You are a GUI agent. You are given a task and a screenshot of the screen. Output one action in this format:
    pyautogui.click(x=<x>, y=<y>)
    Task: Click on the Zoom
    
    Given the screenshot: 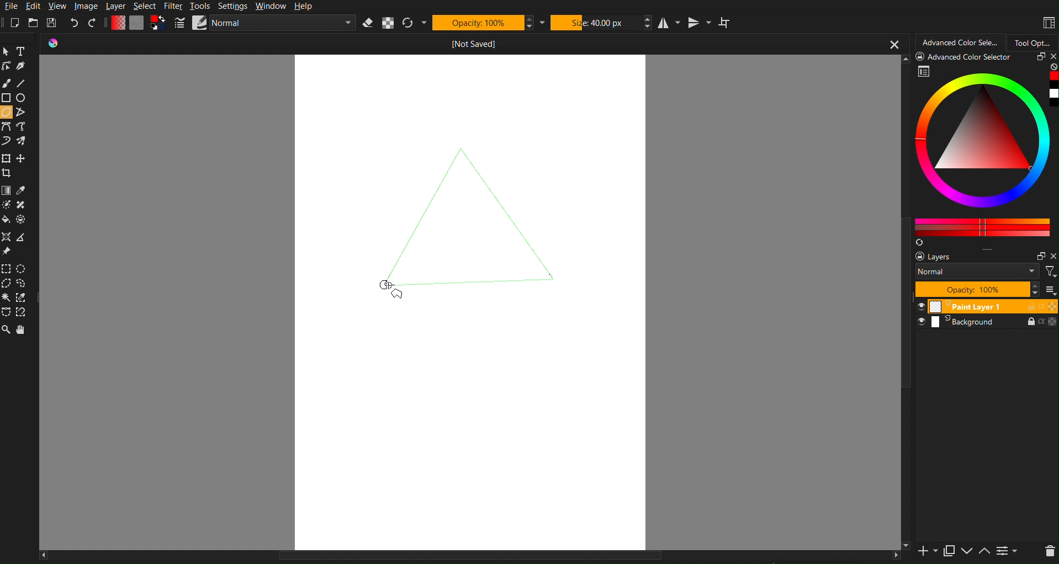 What is the action you would take?
    pyautogui.click(x=7, y=329)
    